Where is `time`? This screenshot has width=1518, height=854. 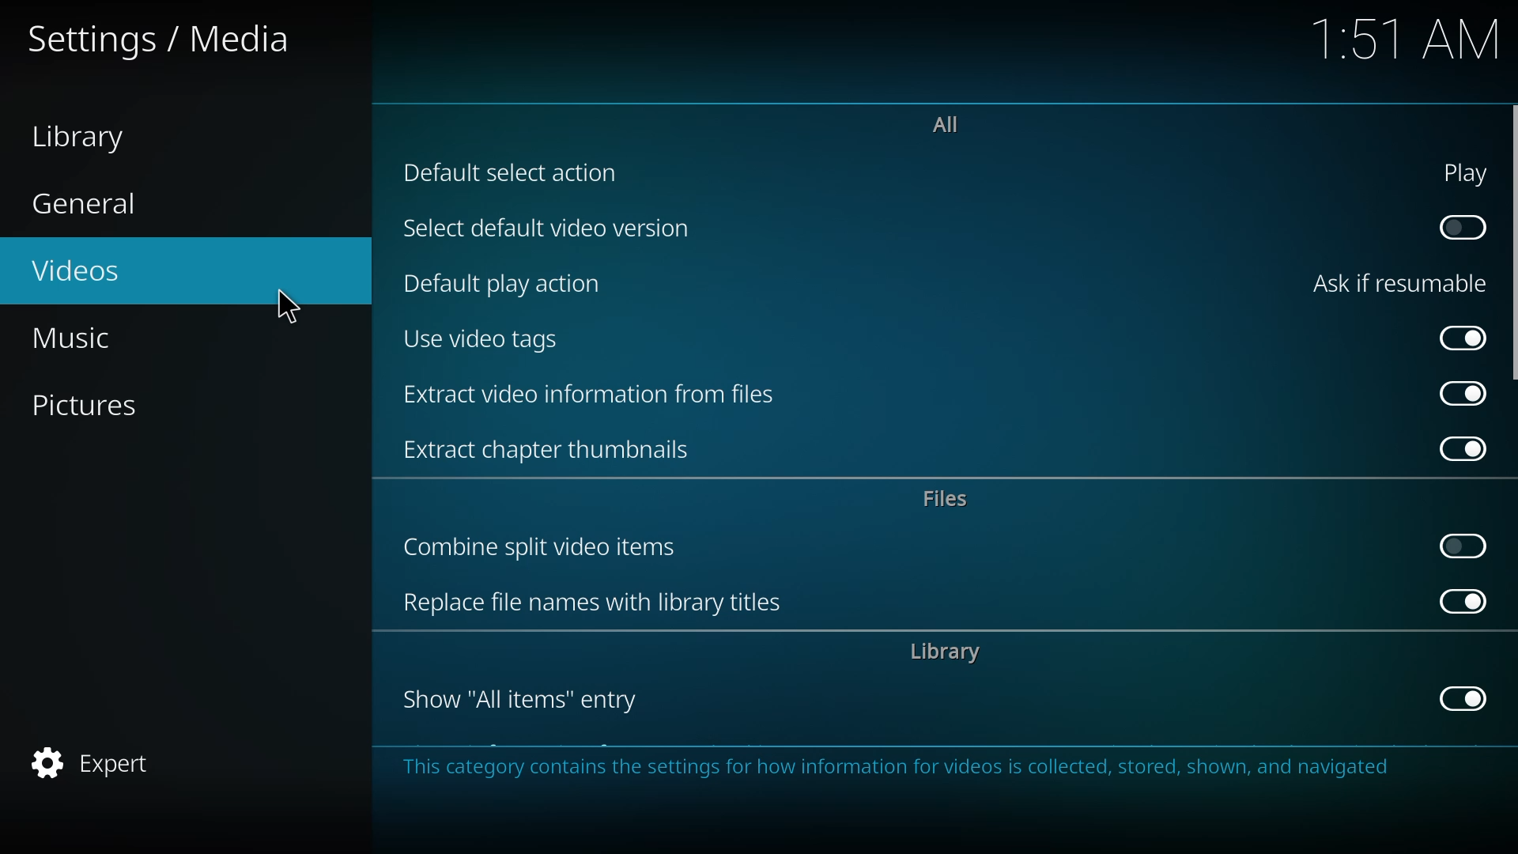
time is located at coordinates (1409, 36).